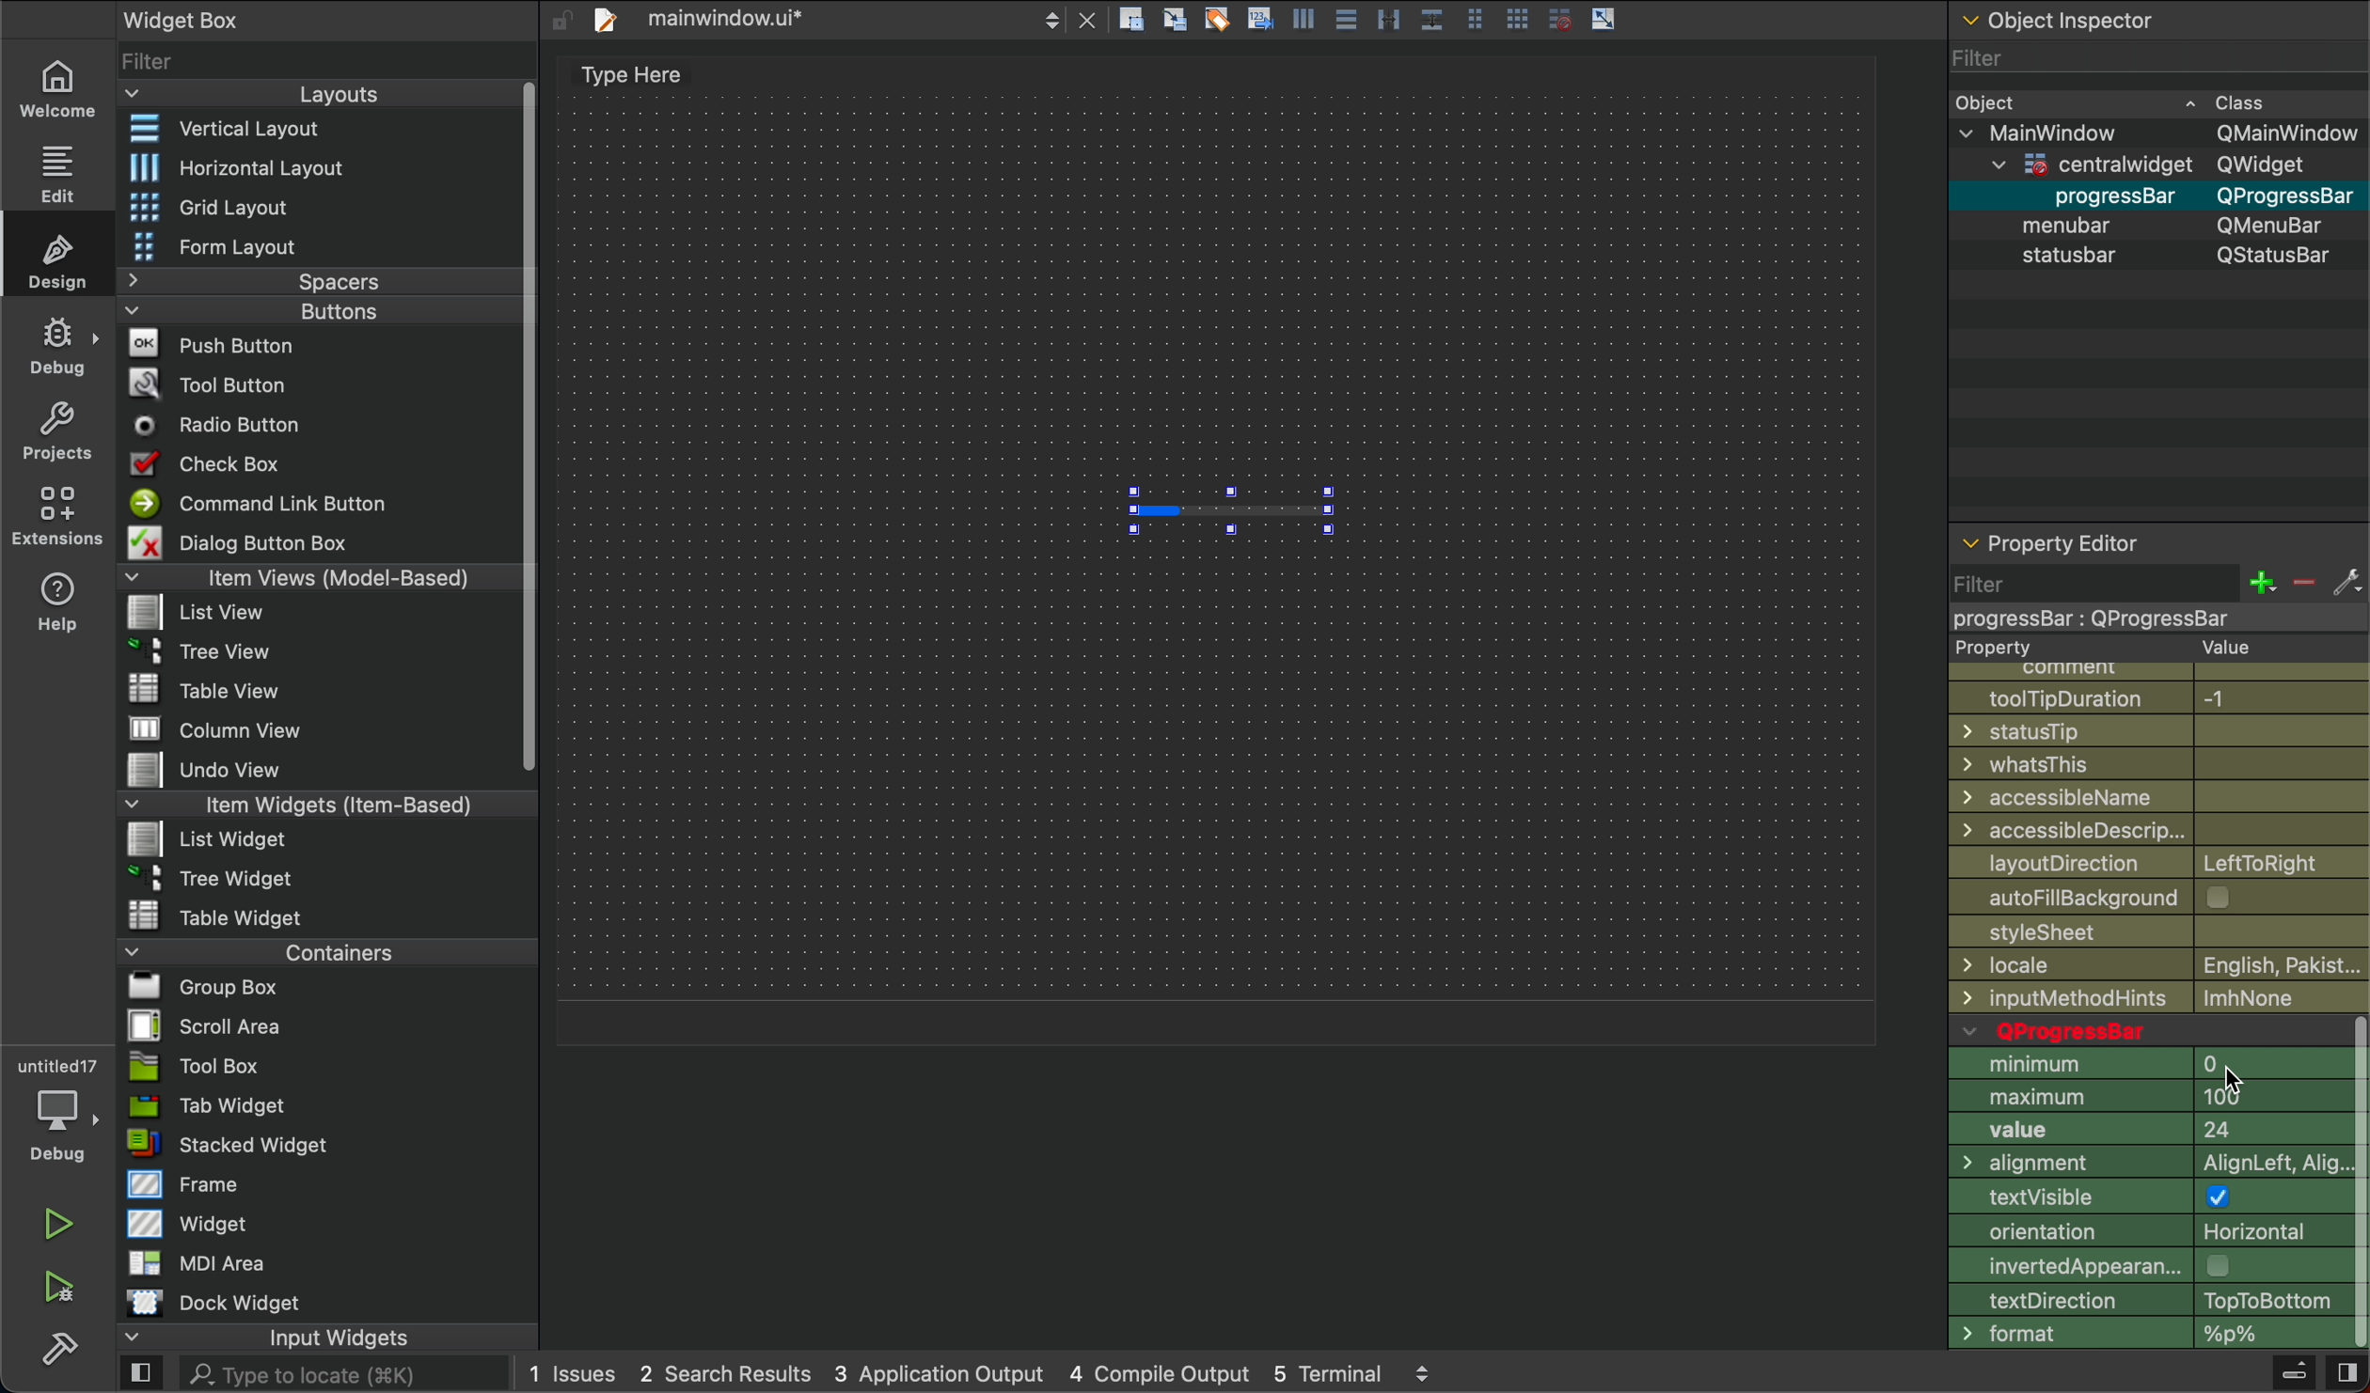 The image size is (2370, 1393). I want to click on Command button, so click(267, 503).